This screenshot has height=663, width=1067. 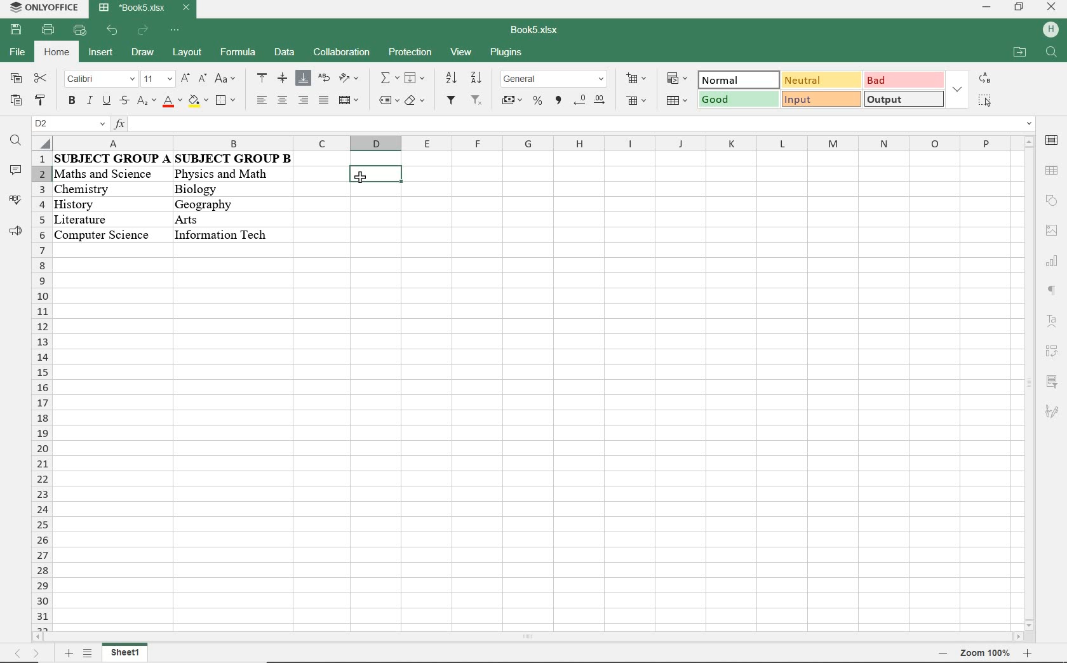 I want to click on align right, so click(x=302, y=100).